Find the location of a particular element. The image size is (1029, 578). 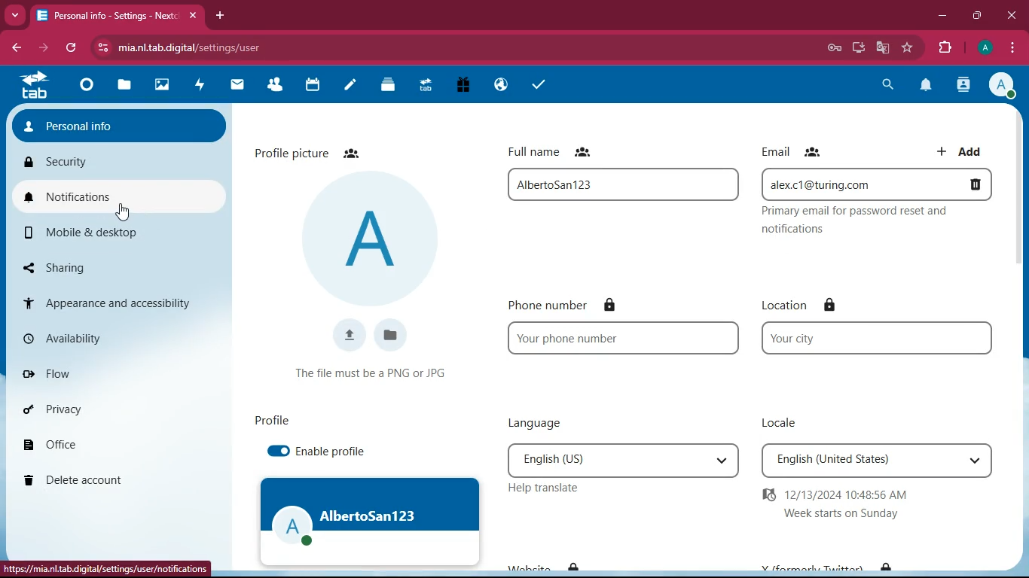

add tab is located at coordinates (222, 17).